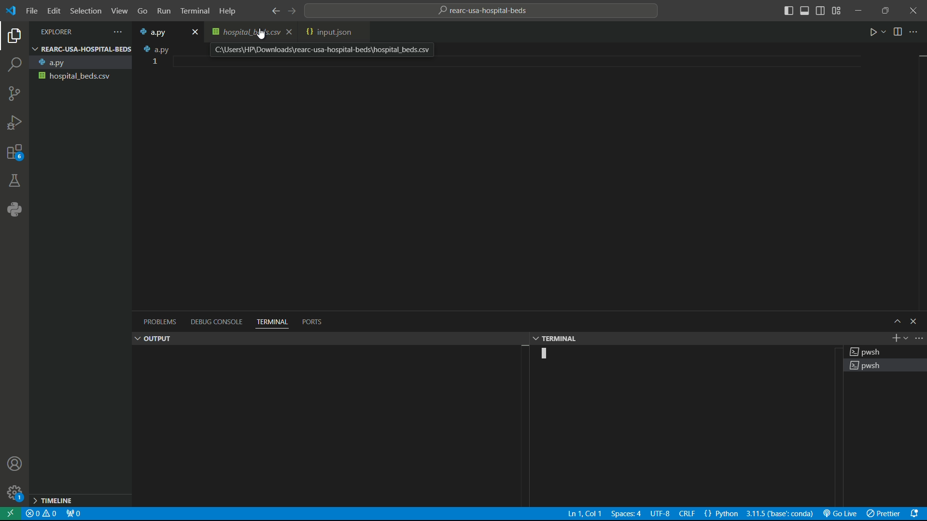 This screenshot has width=927, height=521. What do you see at coordinates (13, 93) in the screenshot?
I see `source control` at bounding box center [13, 93].